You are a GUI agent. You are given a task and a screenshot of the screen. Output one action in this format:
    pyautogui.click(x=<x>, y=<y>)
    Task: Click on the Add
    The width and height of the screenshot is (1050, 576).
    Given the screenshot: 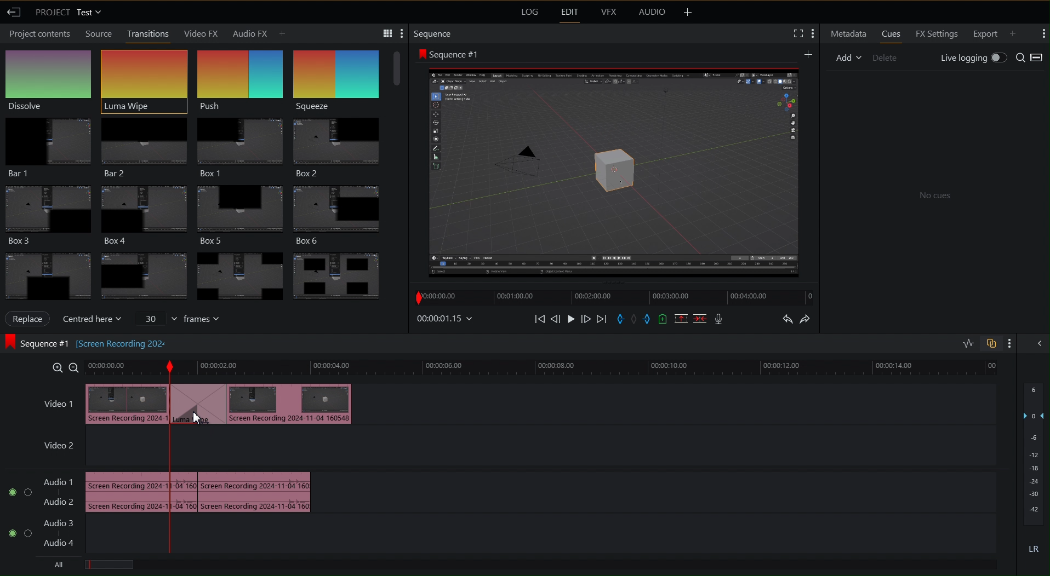 What is the action you would take?
    pyautogui.click(x=809, y=53)
    